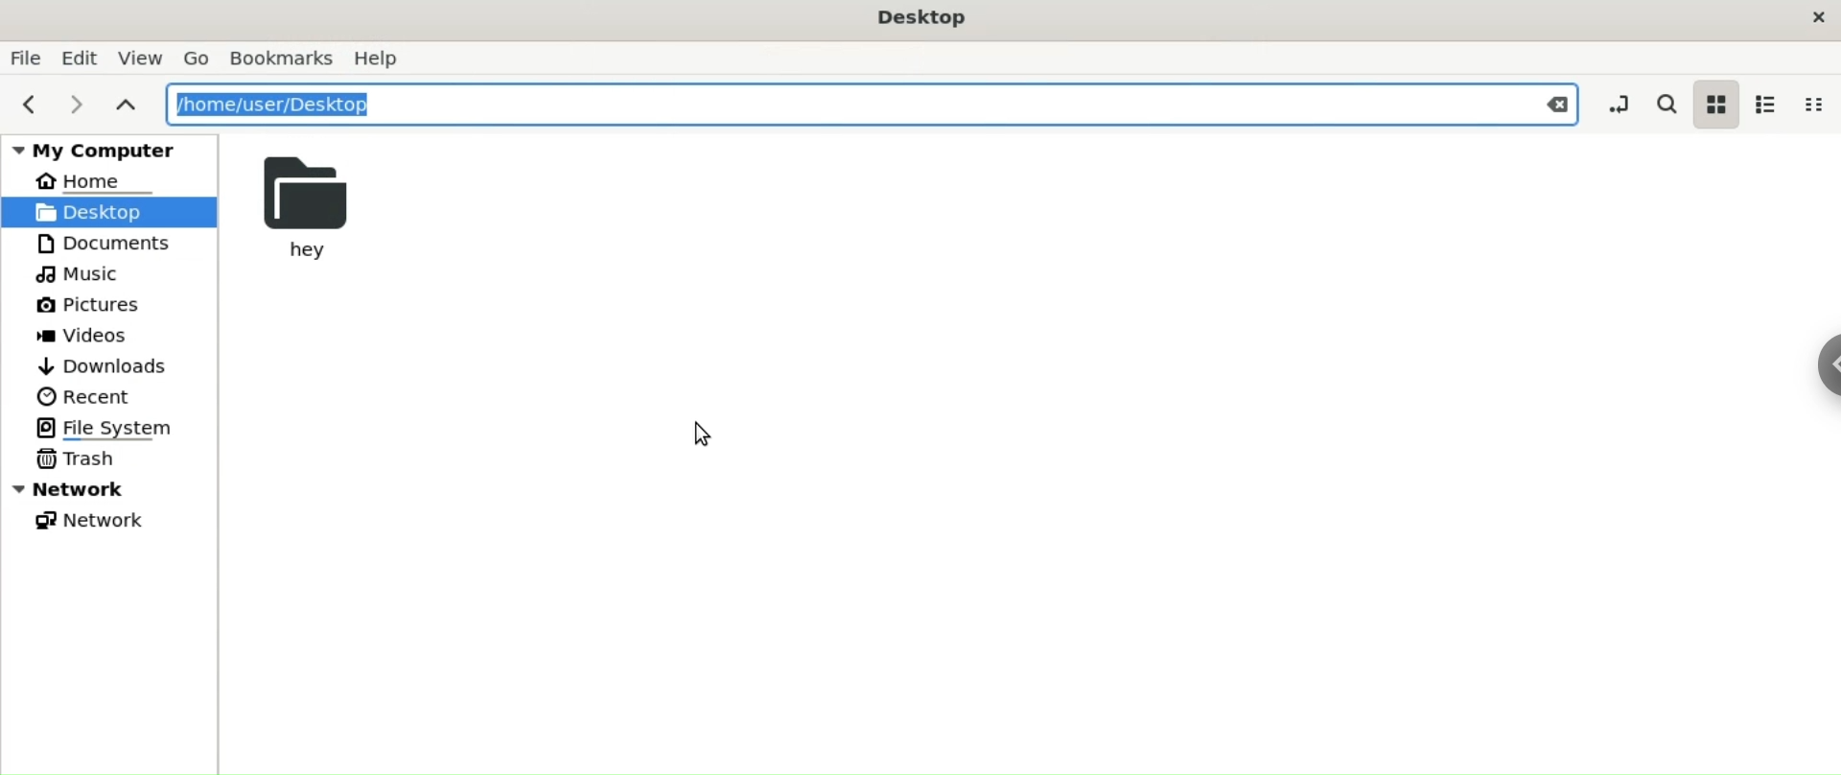 Image resolution: width=1841 pixels, height=775 pixels. Describe the element at coordinates (82, 334) in the screenshot. I see `Videos` at that location.